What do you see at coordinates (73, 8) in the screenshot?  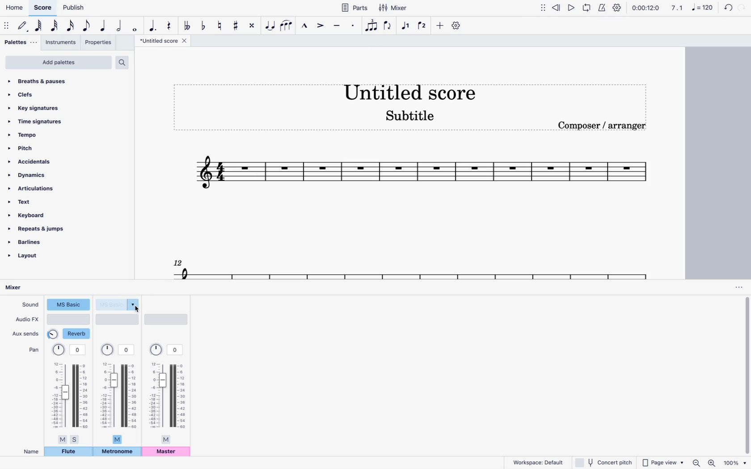 I see `publish` at bounding box center [73, 8].